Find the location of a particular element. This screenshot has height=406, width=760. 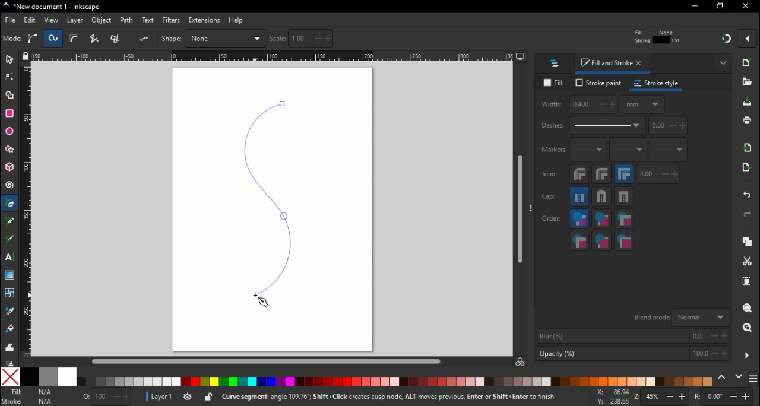

max length of miter is located at coordinates (659, 176).